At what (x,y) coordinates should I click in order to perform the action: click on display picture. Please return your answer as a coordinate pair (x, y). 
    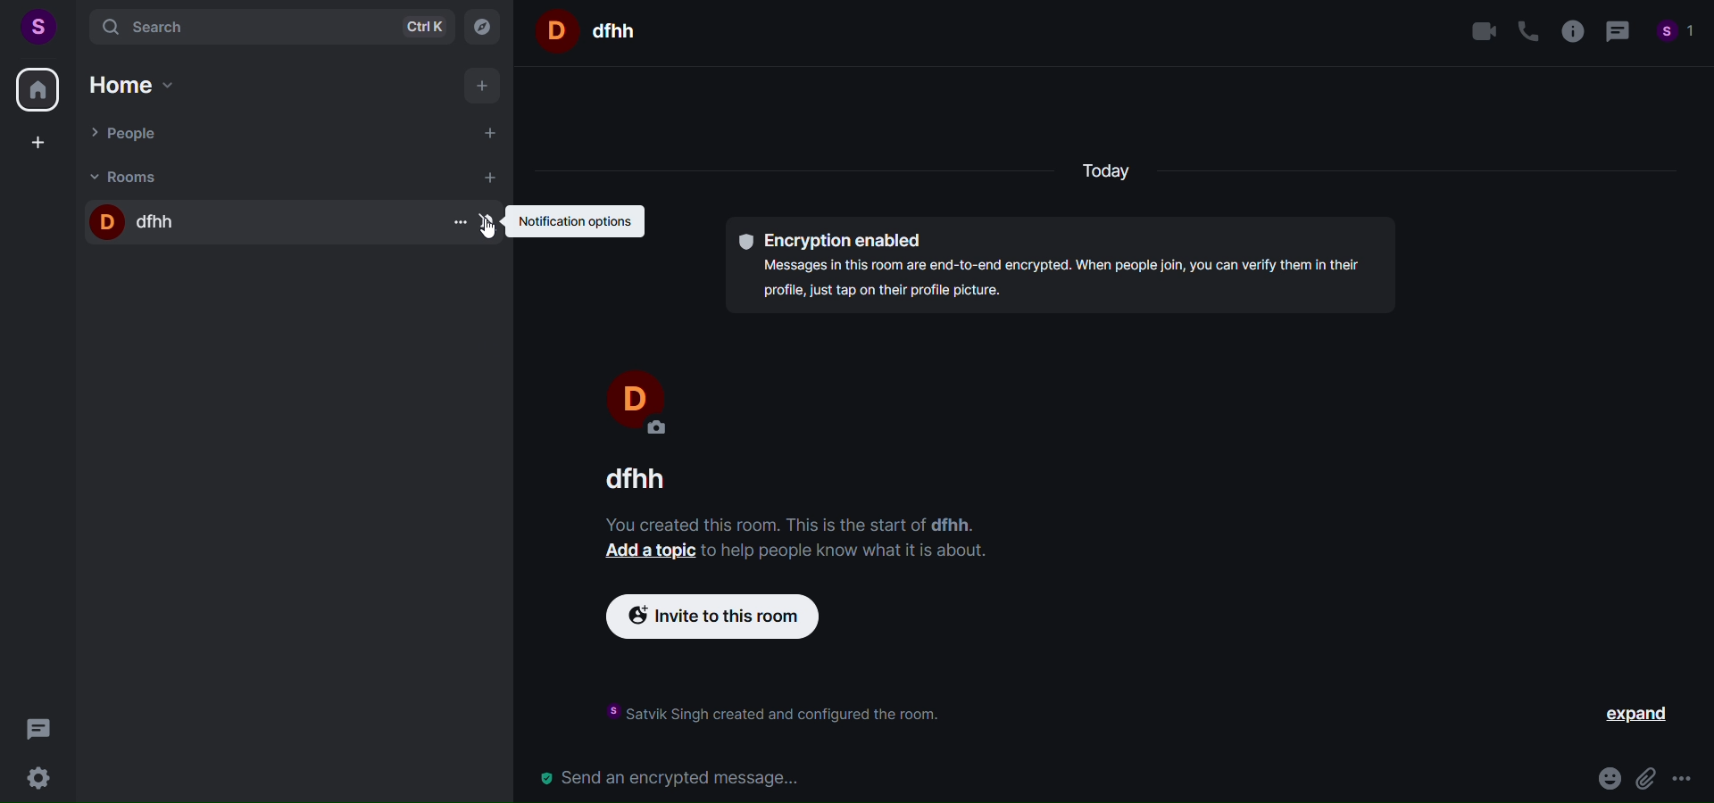
    Looking at the image, I should click on (632, 398).